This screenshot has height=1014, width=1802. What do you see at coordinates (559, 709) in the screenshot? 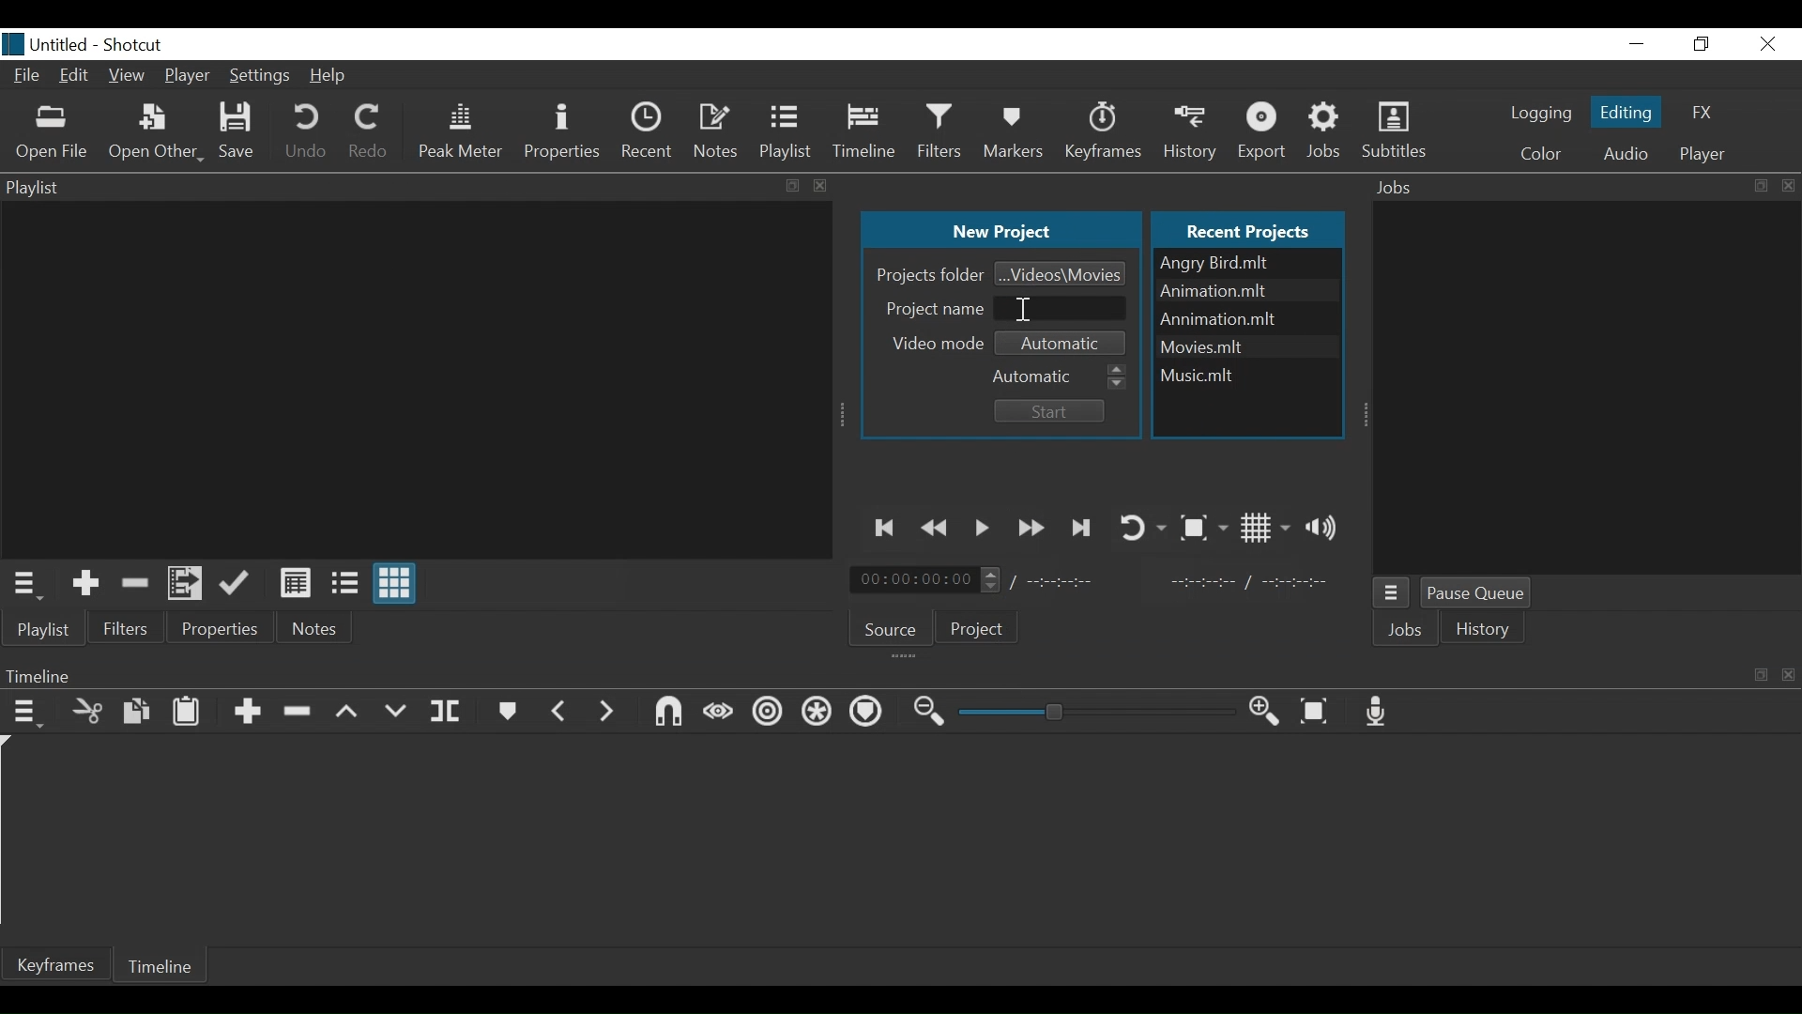
I see `Previous marker` at bounding box center [559, 709].